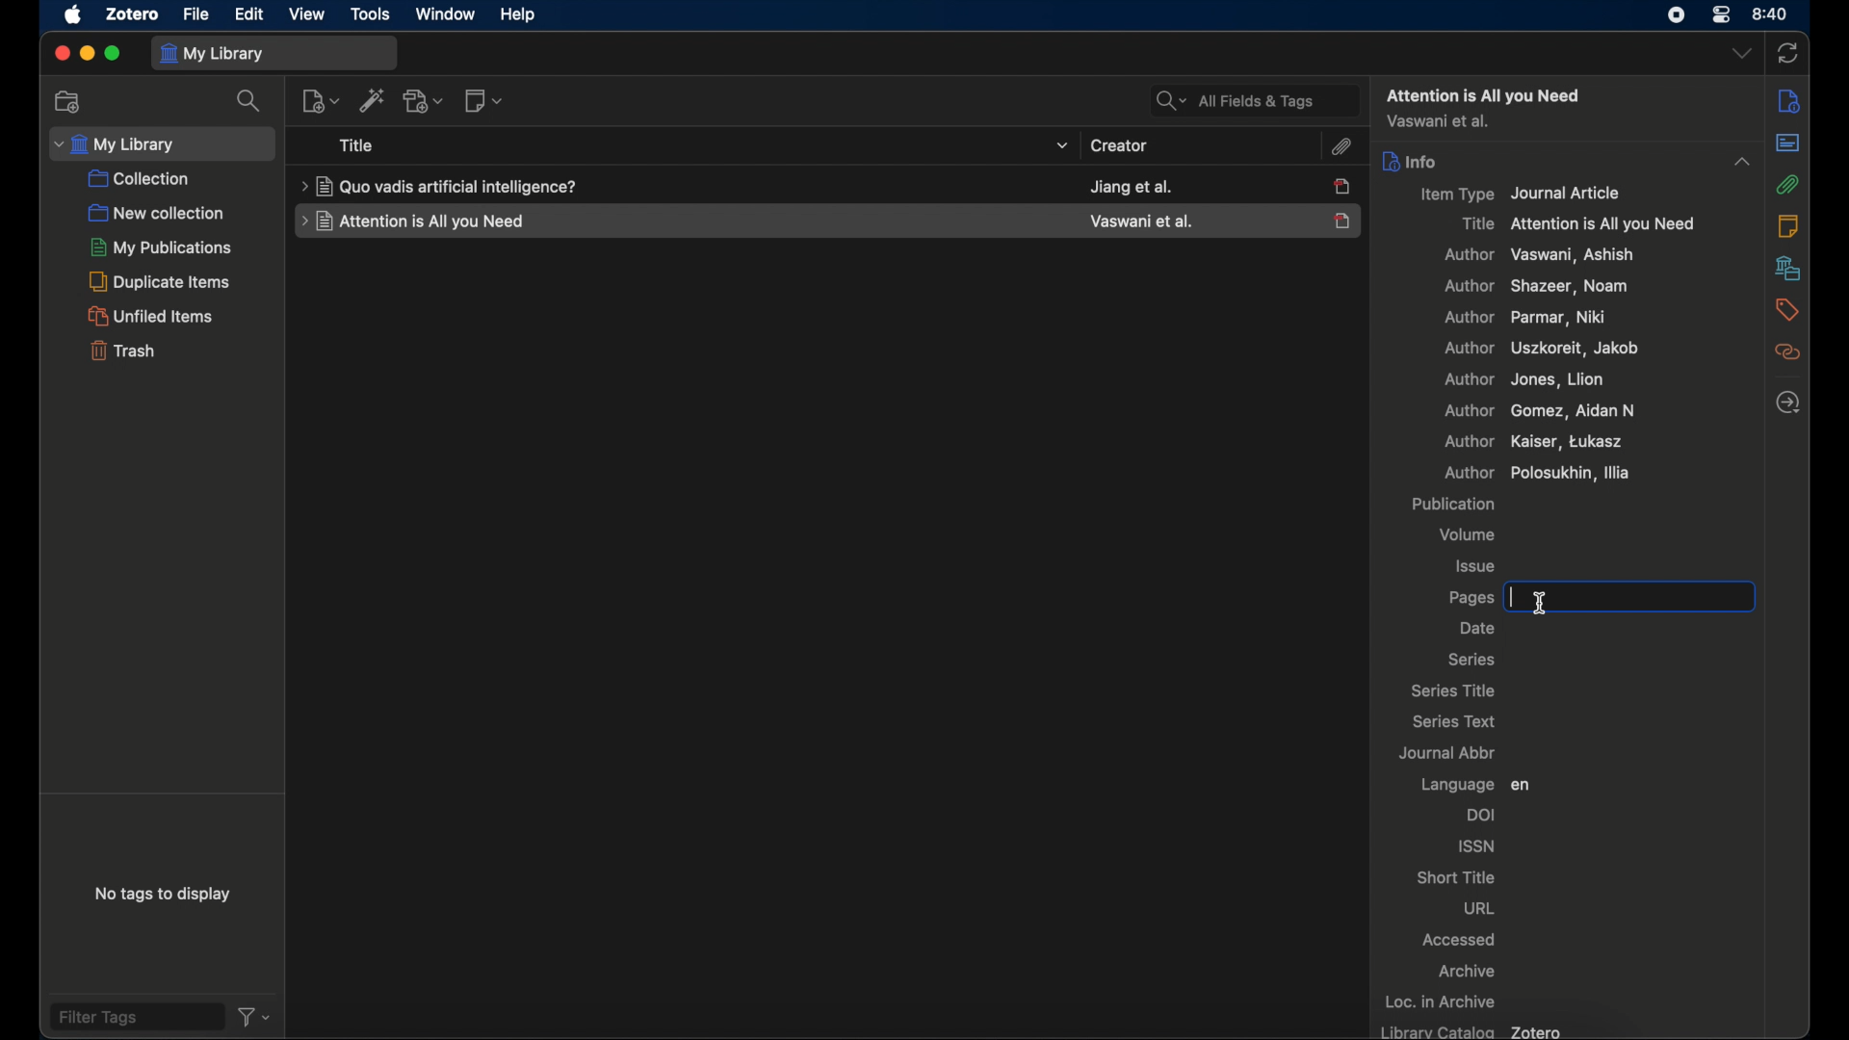 This screenshot has height=1040, width=1849. What do you see at coordinates (1247, 98) in the screenshot?
I see `all fields and tags` at bounding box center [1247, 98].